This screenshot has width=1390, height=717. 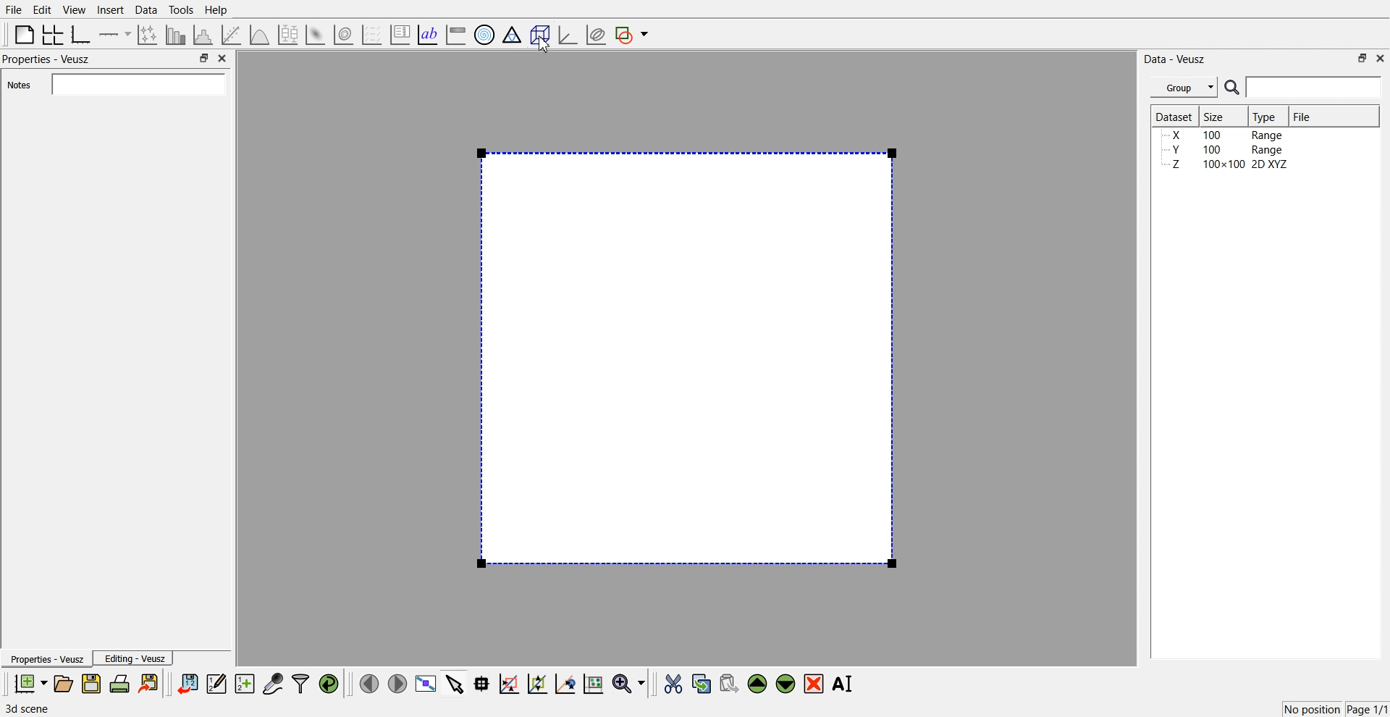 I want to click on Print the document, so click(x=119, y=683).